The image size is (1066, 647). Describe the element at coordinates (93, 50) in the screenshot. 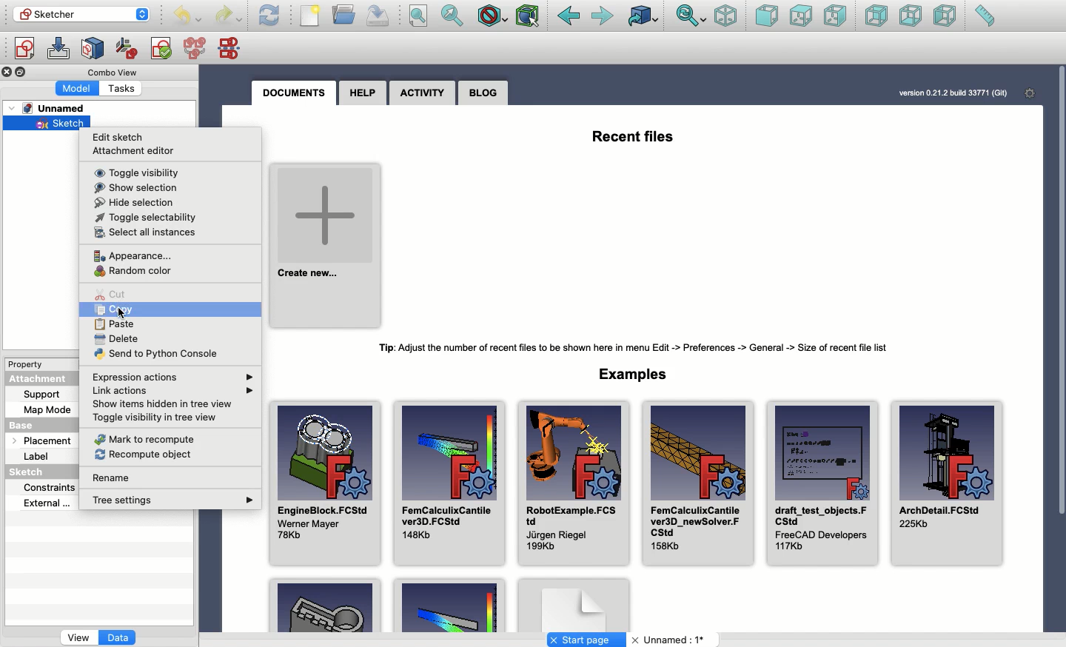

I see `Map sketch to face` at that location.